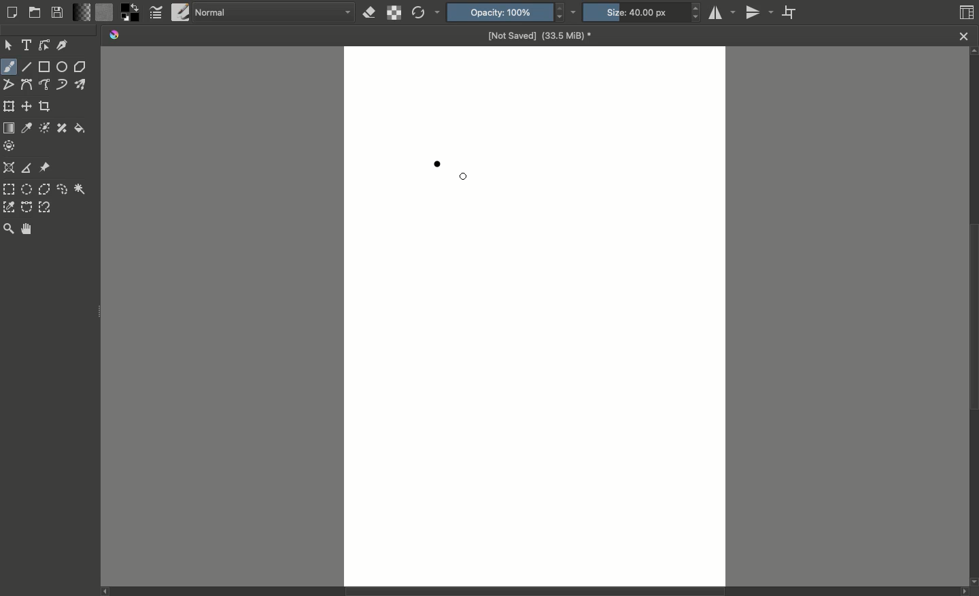 The image size is (979, 596). Describe the element at coordinates (525, 593) in the screenshot. I see `Status bar` at that location.